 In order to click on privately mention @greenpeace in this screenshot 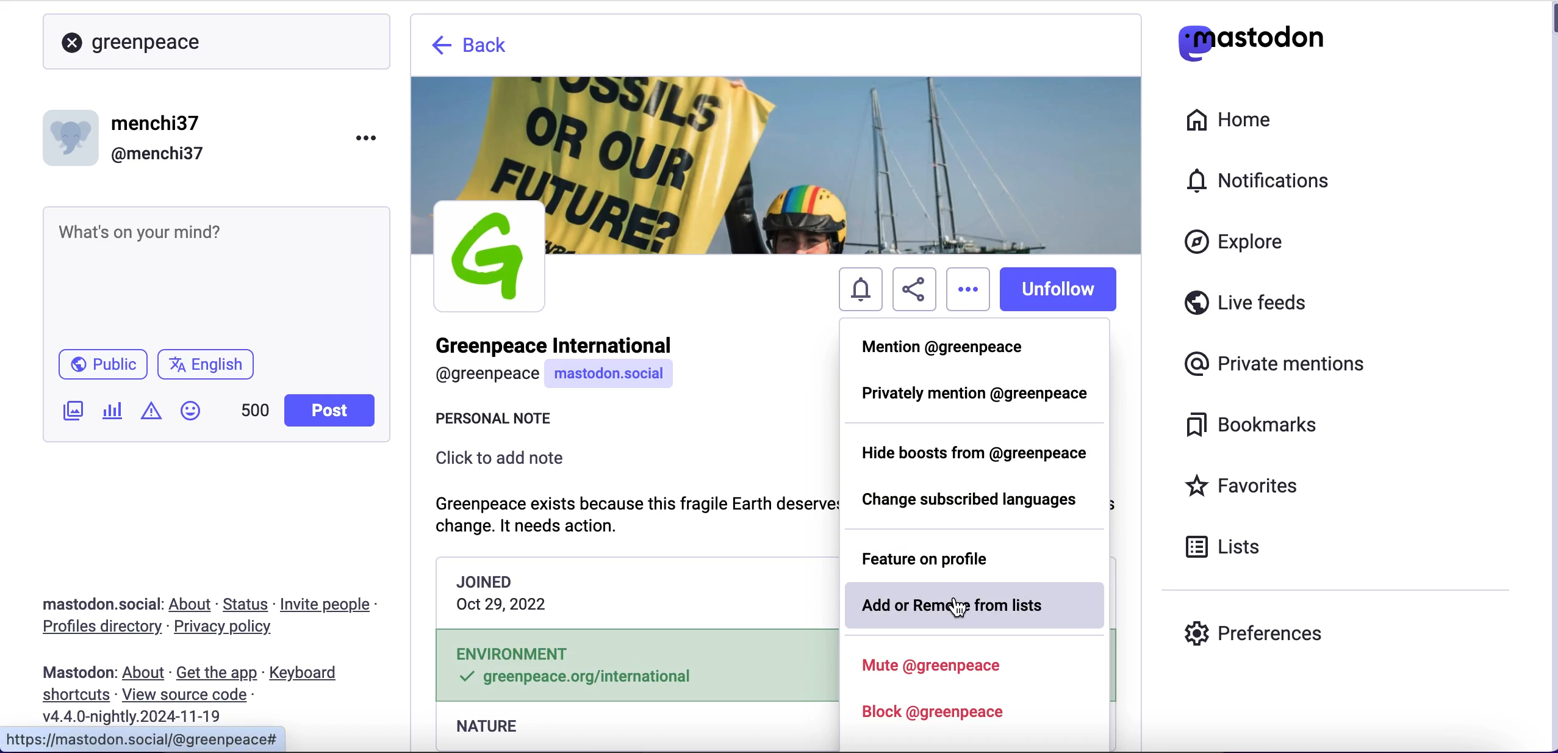, I will do `click(977, 394)`.